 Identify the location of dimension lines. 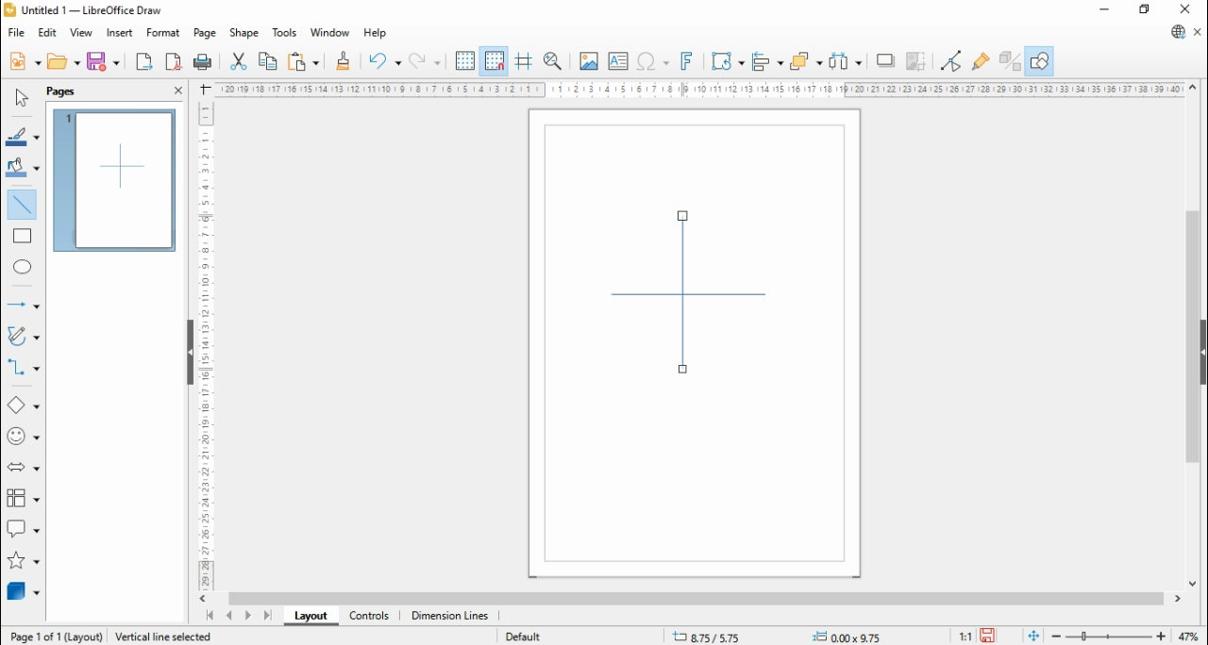
(450, 617).